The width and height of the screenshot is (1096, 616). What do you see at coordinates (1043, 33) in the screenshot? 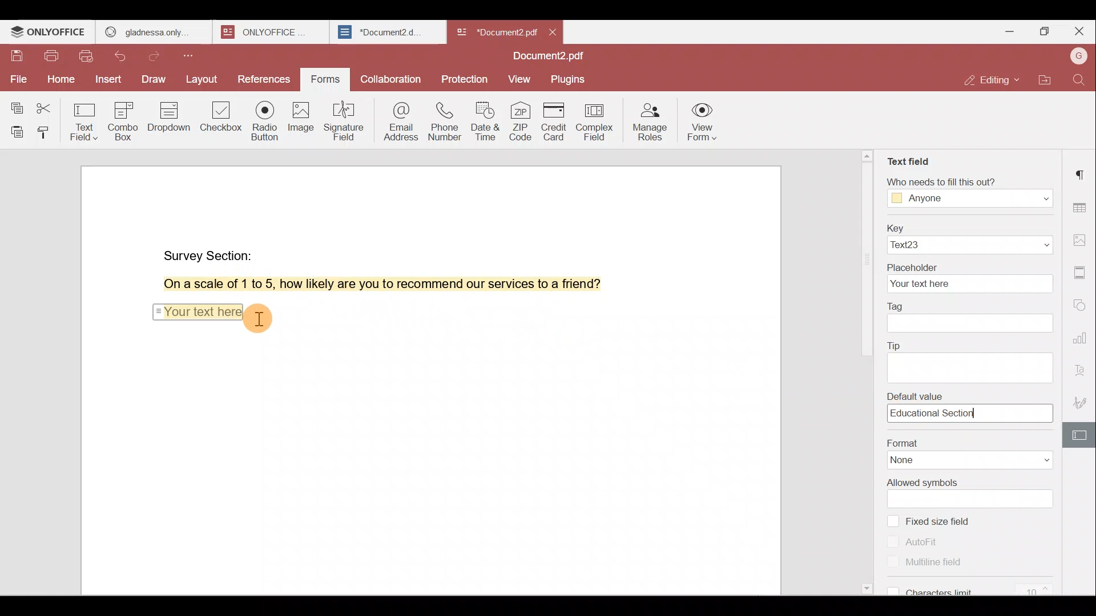
I see `Maximize` at bounding box center [1043, 33].